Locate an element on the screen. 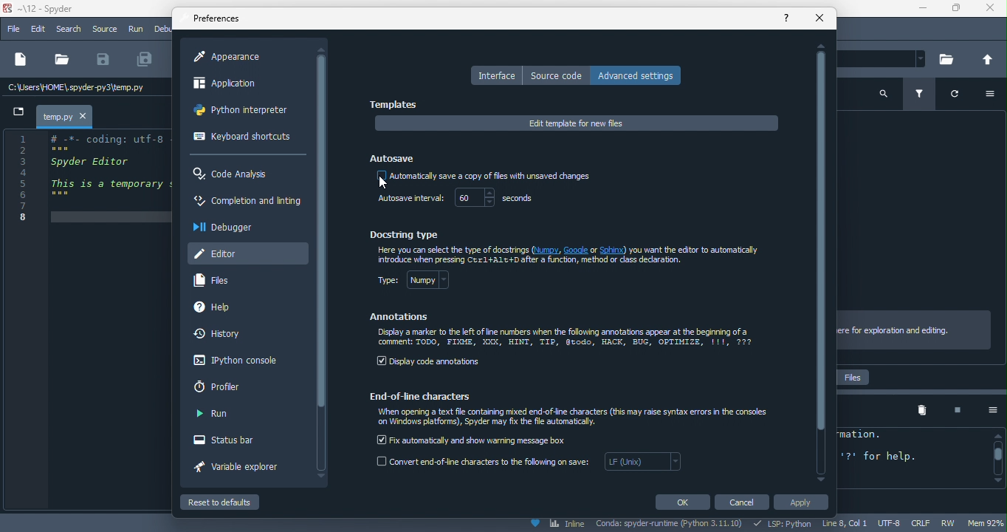  text of end of line characters is located at coordinates (576, 418).